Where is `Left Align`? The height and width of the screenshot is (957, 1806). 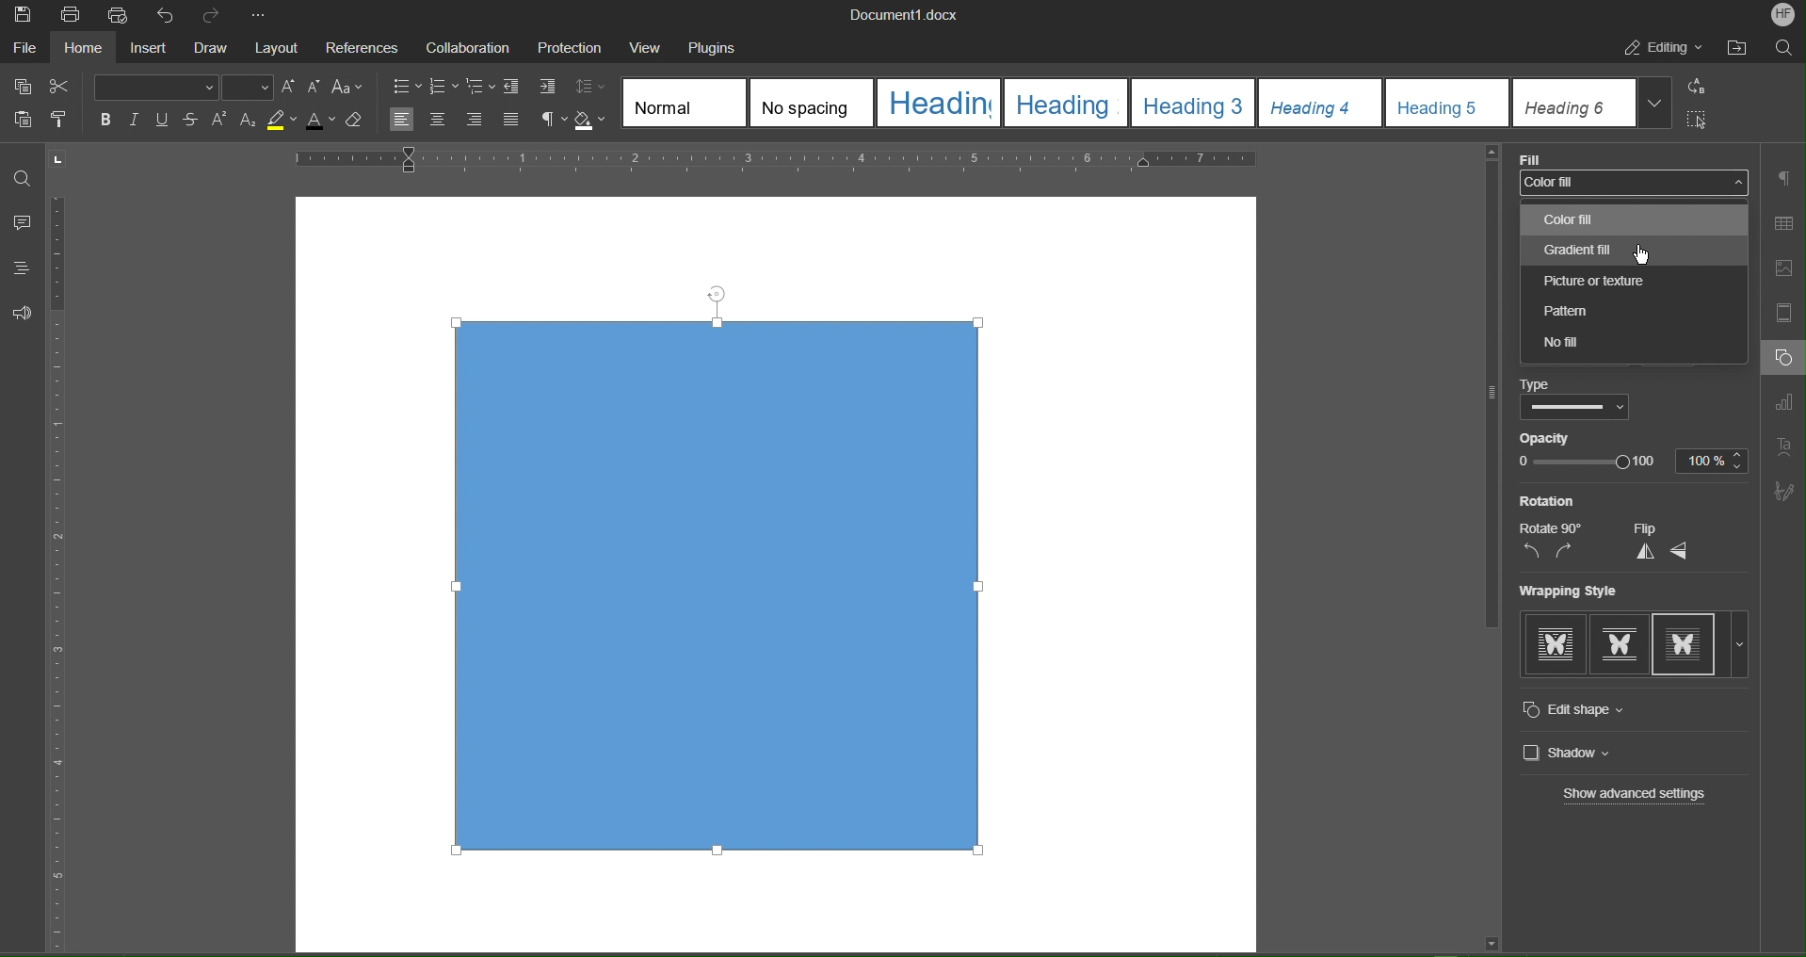 Left Align is located at coordinates (404, 121).